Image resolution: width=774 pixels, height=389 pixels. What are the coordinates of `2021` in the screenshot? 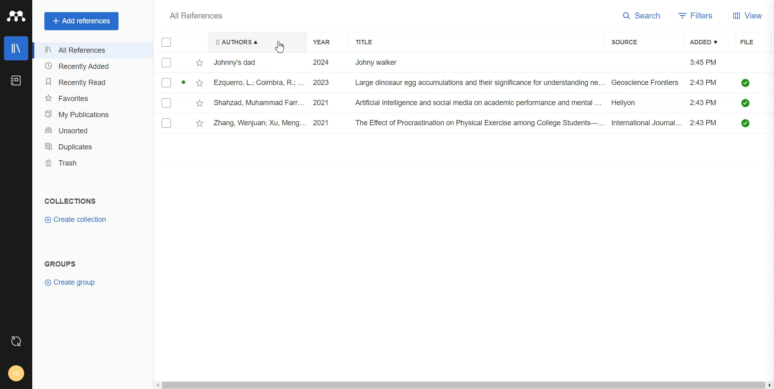 It's located at (320, 103).